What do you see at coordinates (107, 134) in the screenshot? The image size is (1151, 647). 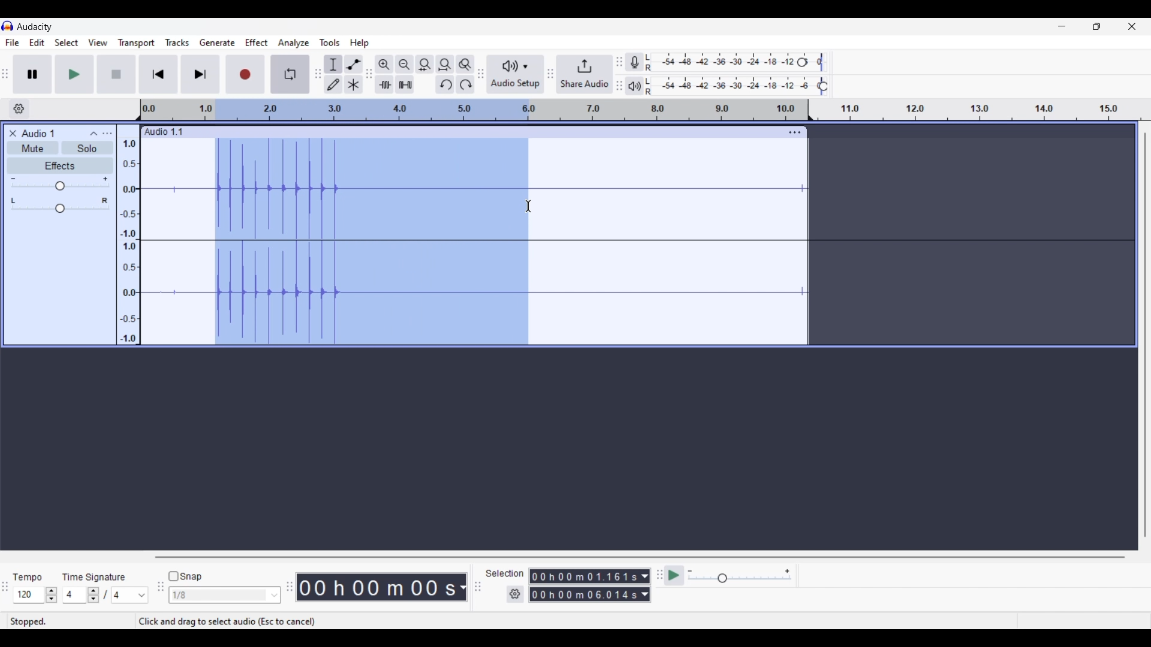 I see `Open menu` at bounding box center [107, 134].